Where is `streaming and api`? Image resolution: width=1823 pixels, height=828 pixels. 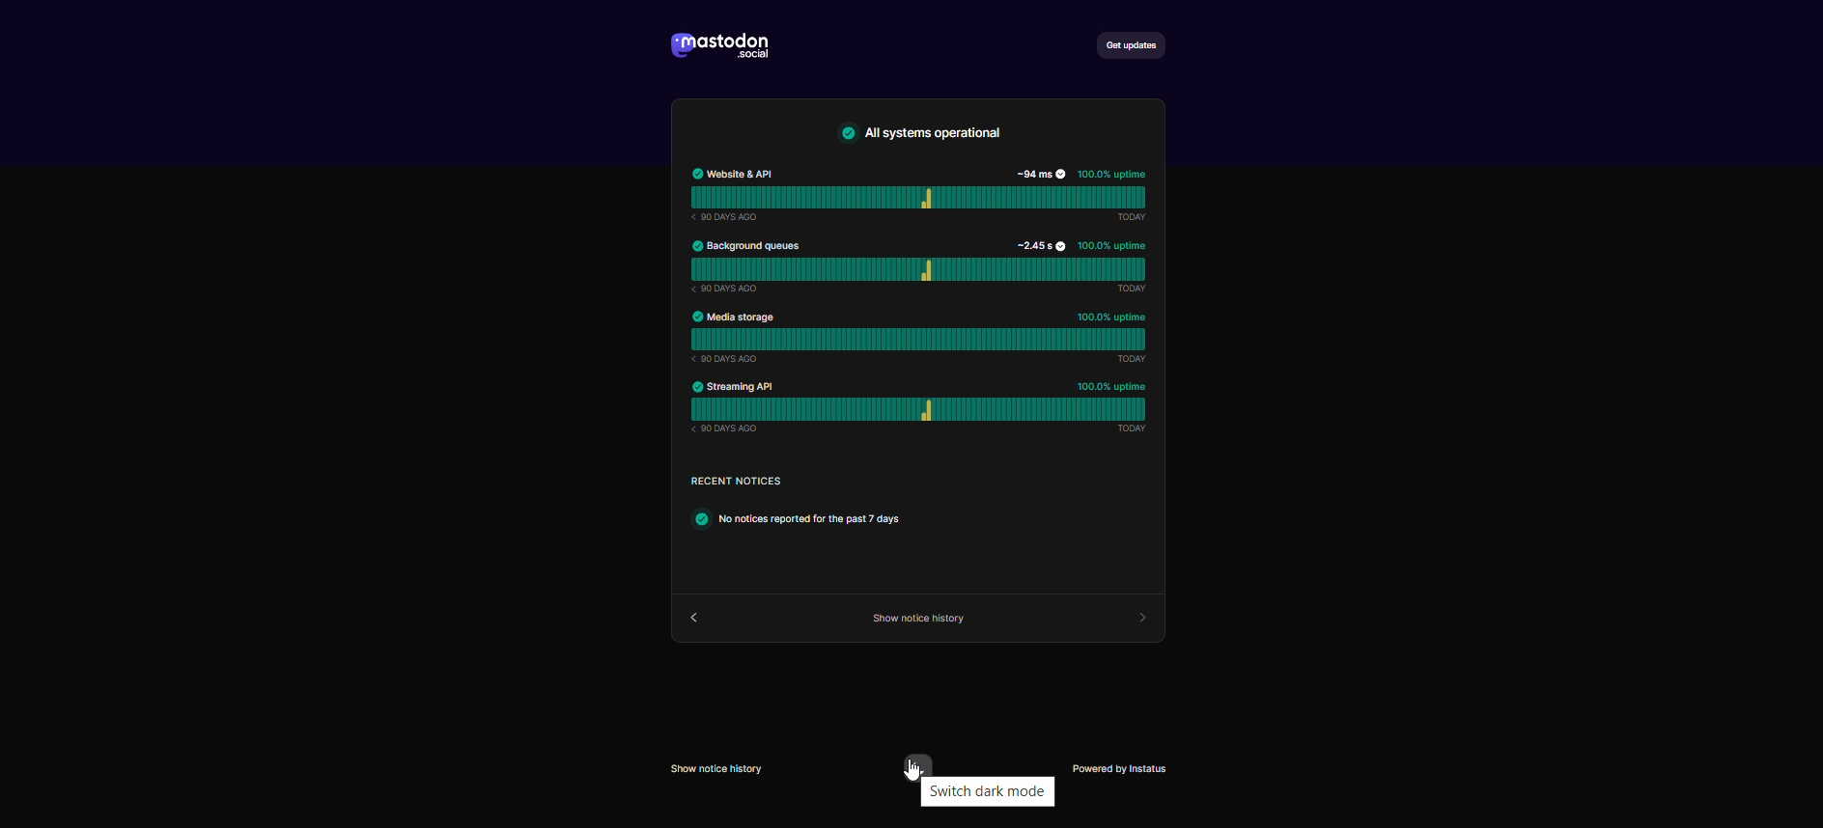 streaming and api is located at coordinates (939, 412).